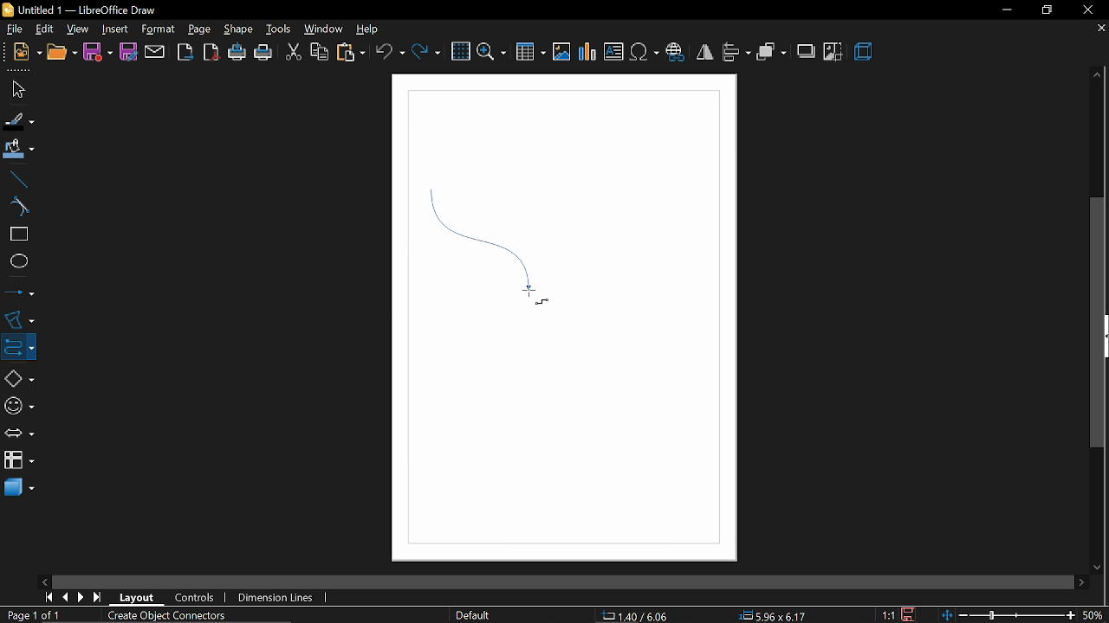 This screenshot has height=623, width=1109. What do you see at coordinates (20, 119) in the screenshot?
I see `fill line` at bounding box center [20, 119].